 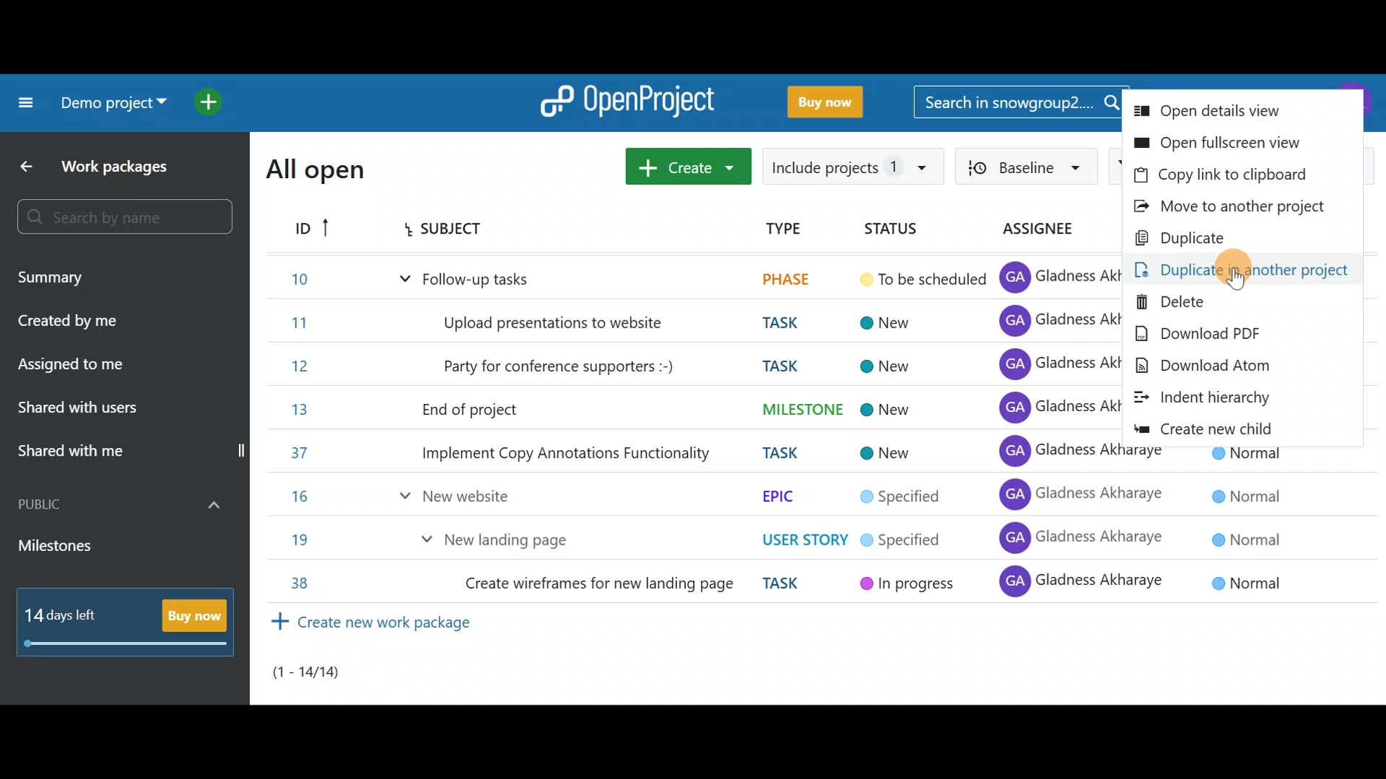 I want to click on Page number, so click(x=321, y=679).